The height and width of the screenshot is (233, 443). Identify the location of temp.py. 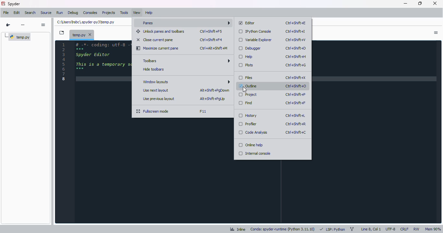
(18, 37).